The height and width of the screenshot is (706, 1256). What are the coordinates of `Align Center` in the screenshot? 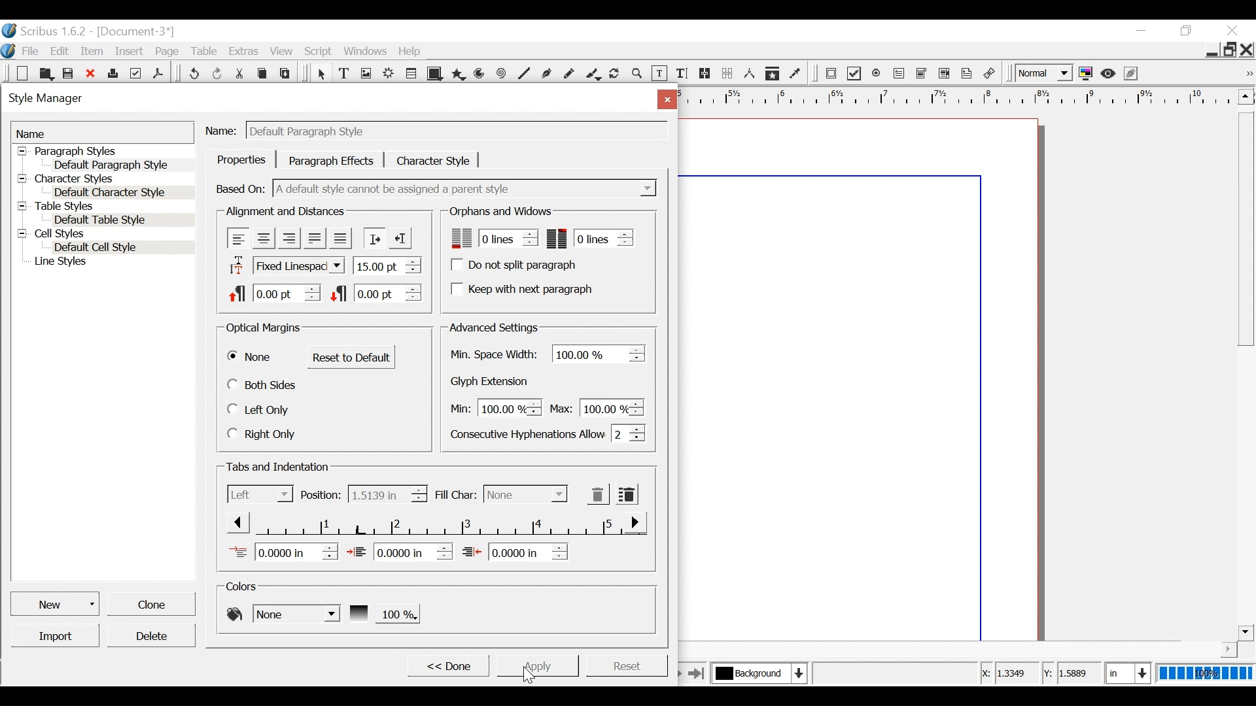 It's located at (264, 239).